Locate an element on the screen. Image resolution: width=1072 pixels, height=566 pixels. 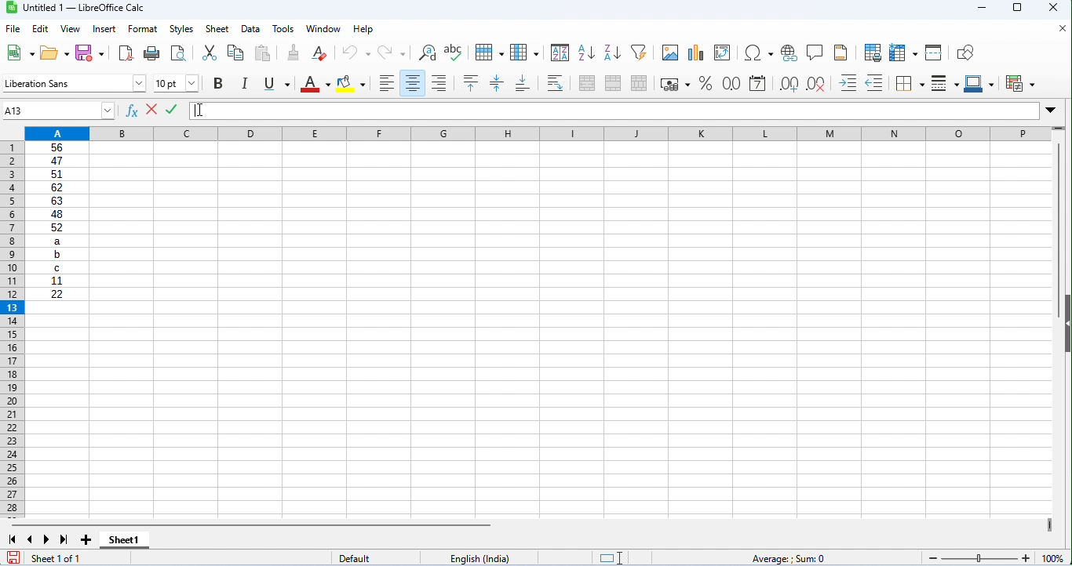
merge and center is located at coordinates (587, 83).